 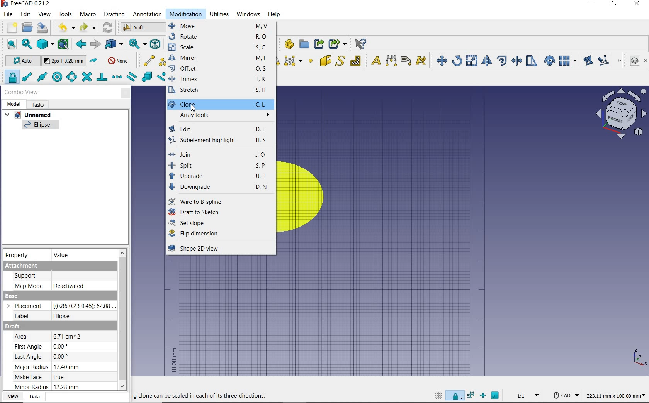 I want to click on annotation styles, so click(x=422, y=61).